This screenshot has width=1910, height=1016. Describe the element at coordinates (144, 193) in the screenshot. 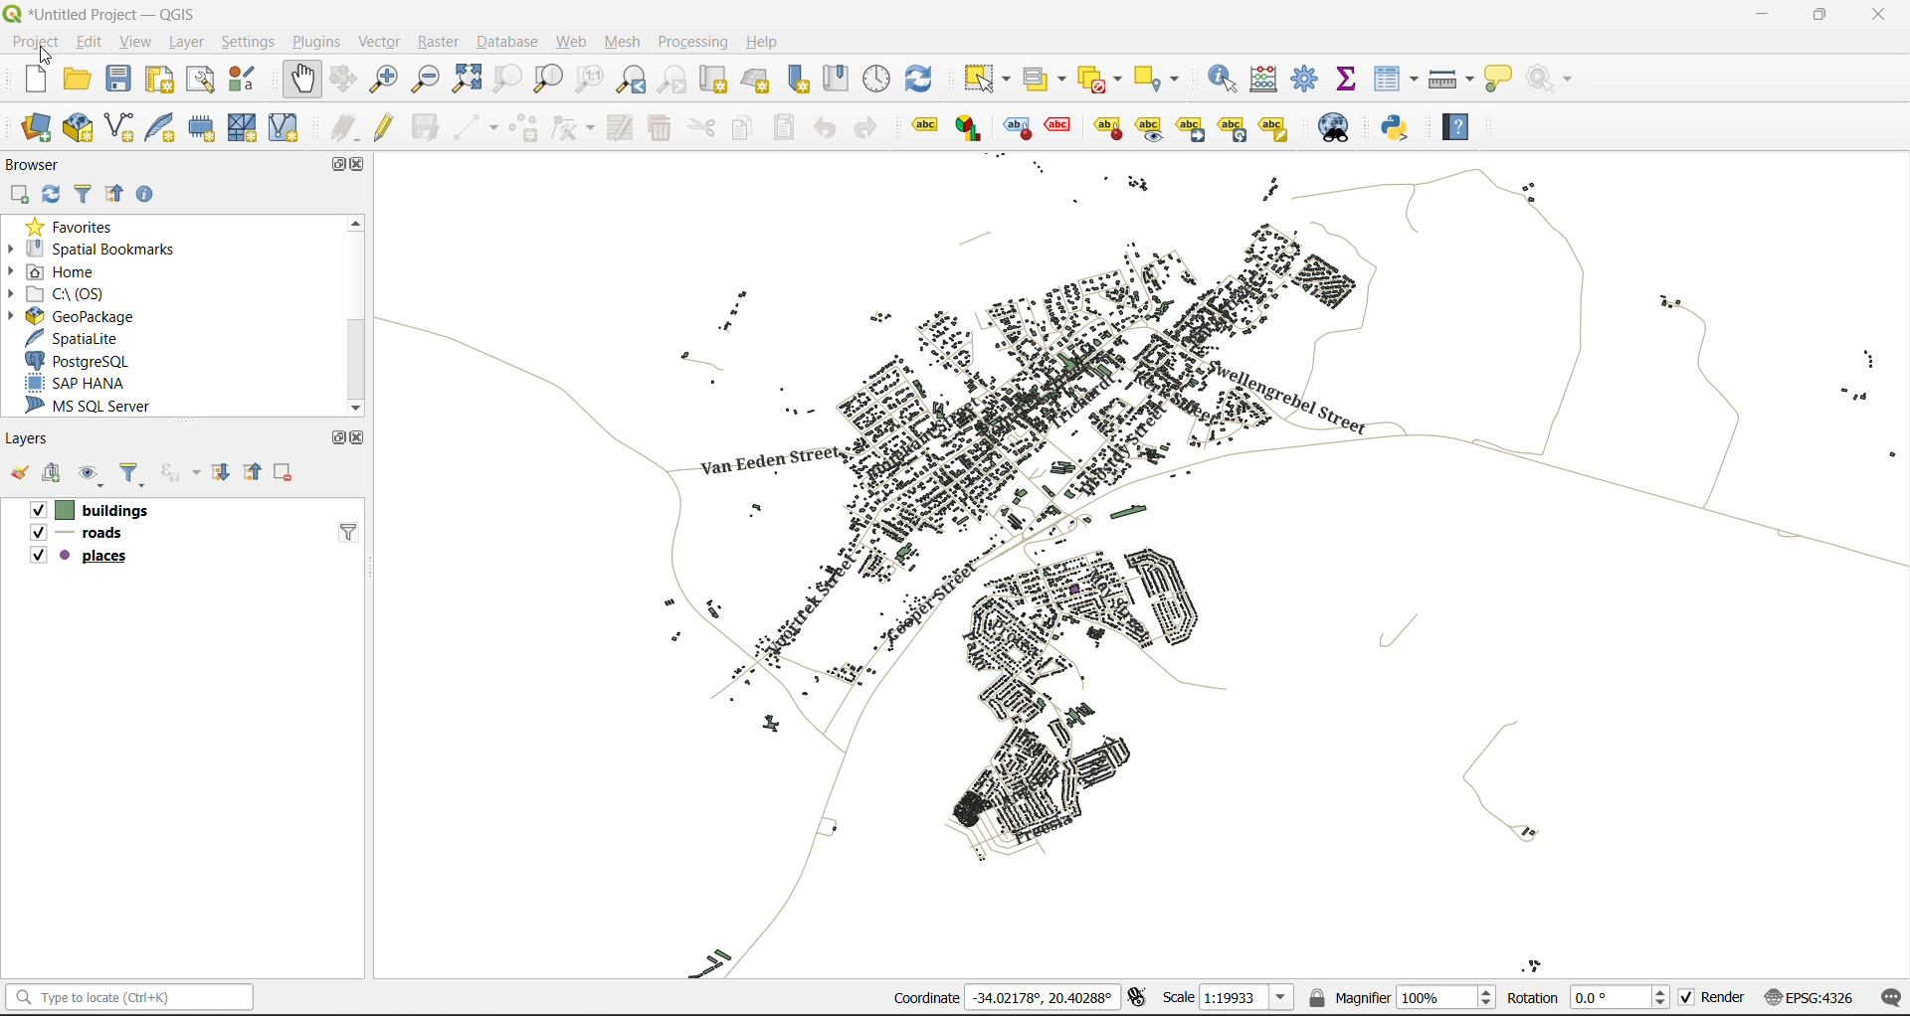

I see `enable properties` at that location.